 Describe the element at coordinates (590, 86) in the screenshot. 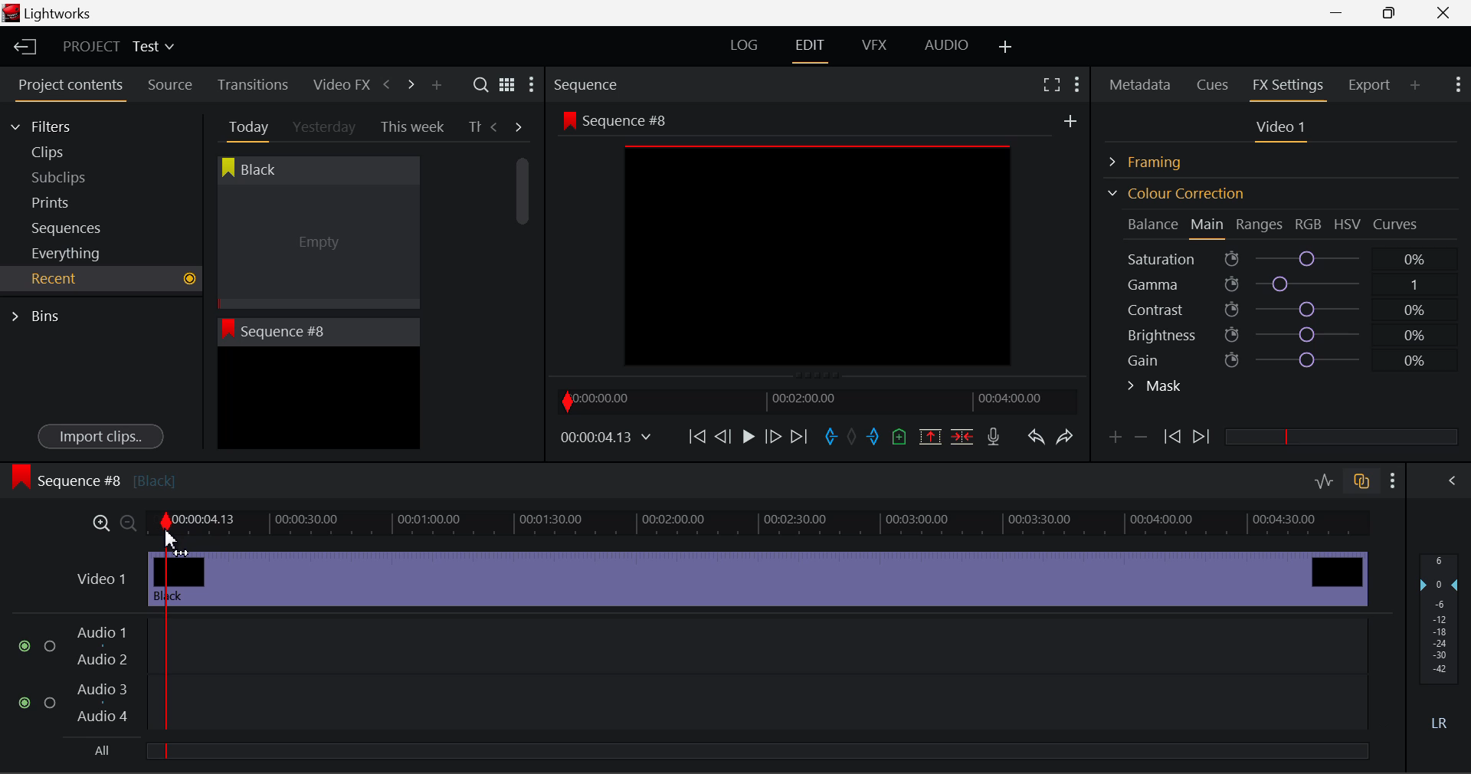

I see `Sequence Preview Section` at that location.